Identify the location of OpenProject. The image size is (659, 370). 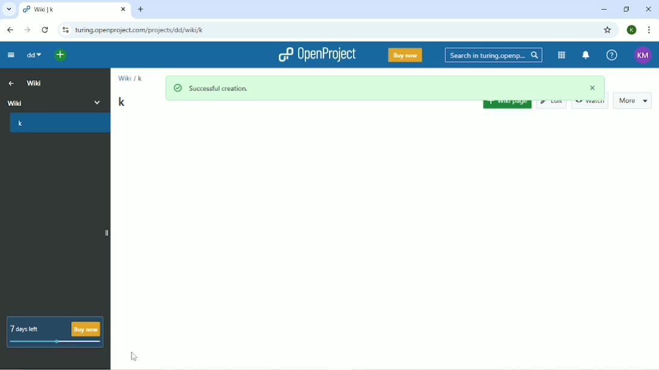
(317, 54).